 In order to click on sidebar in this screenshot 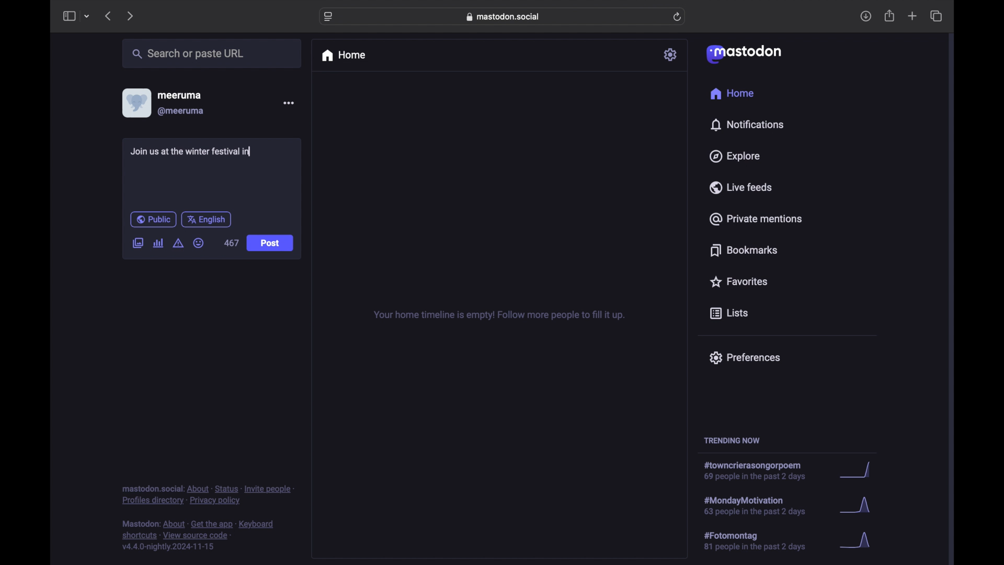, I will do `click(69, 16)`.